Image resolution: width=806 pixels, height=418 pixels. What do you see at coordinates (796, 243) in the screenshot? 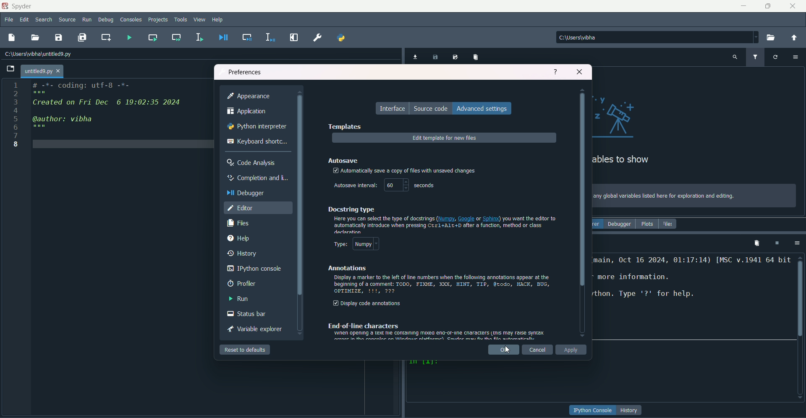
I see `options` at bounding box center [796, 243].